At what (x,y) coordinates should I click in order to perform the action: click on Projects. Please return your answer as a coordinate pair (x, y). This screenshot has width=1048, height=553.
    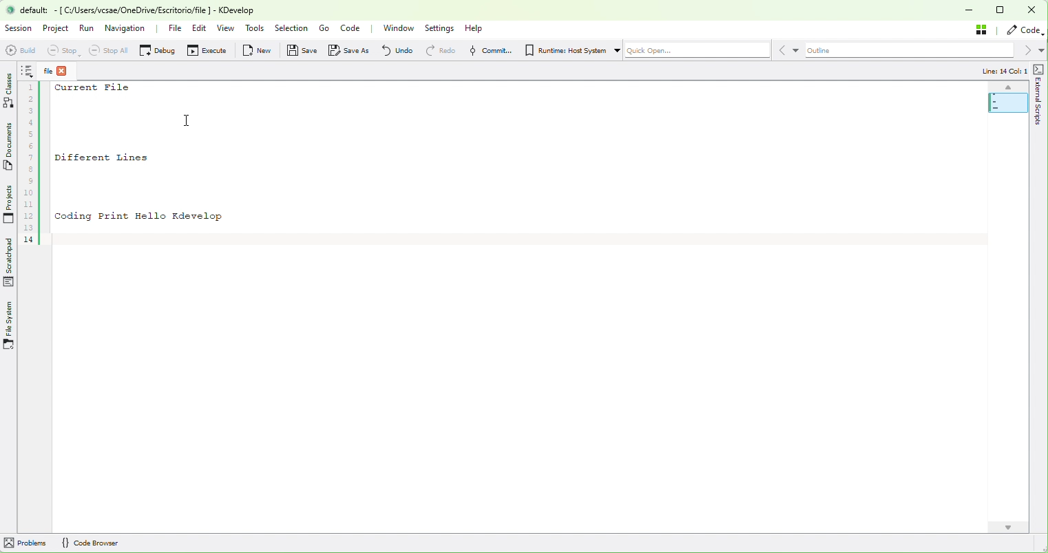
    Looking at the image, I should click on (8, 204).